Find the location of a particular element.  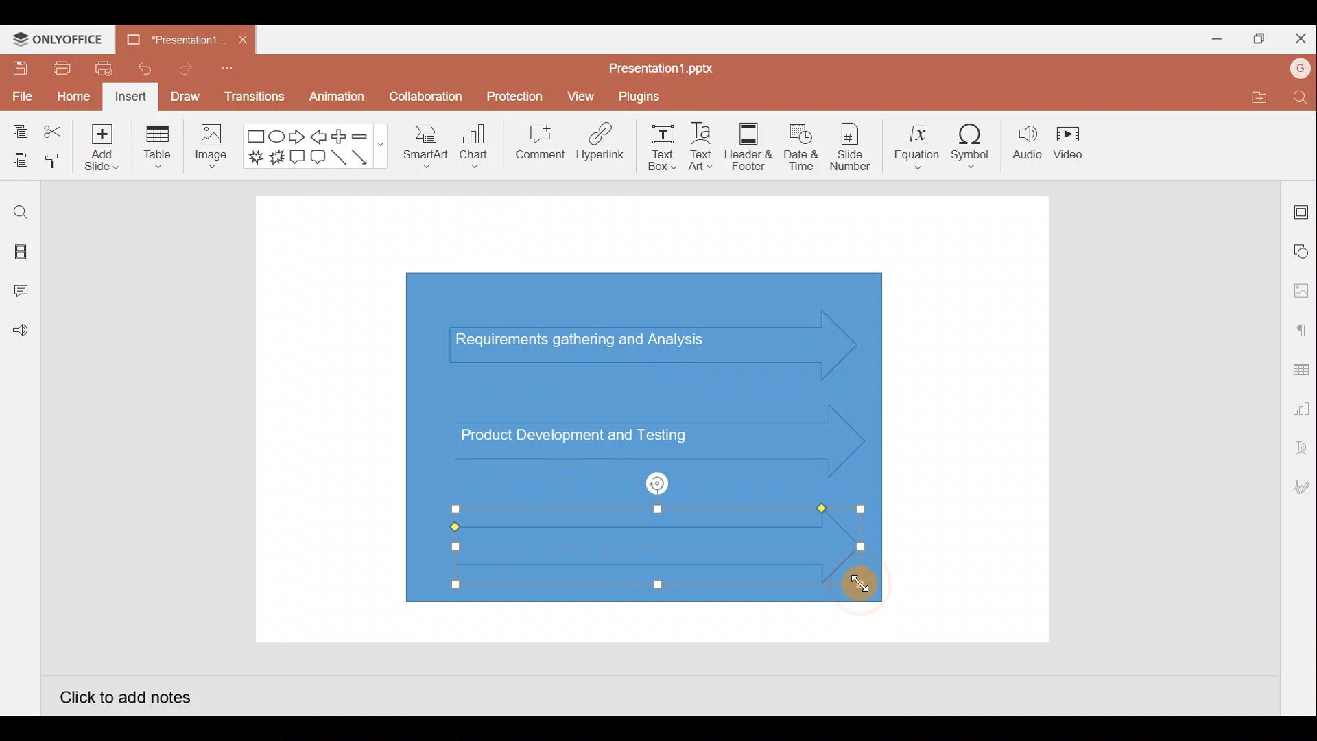

Cut is located at coordinates (54, 132).